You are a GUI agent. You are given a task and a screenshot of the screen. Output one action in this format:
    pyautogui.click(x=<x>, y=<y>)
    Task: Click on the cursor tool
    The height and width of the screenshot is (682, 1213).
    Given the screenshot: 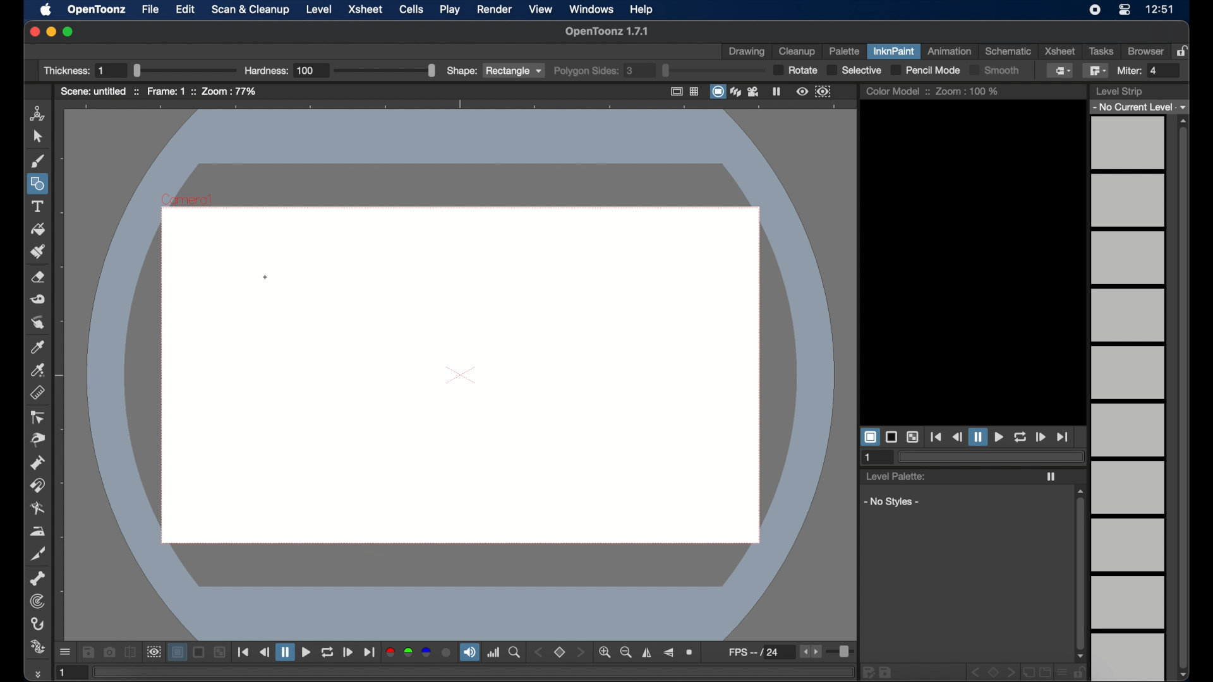 What is the action you would take?
    pyautogui.click(x=37, y=136)
    